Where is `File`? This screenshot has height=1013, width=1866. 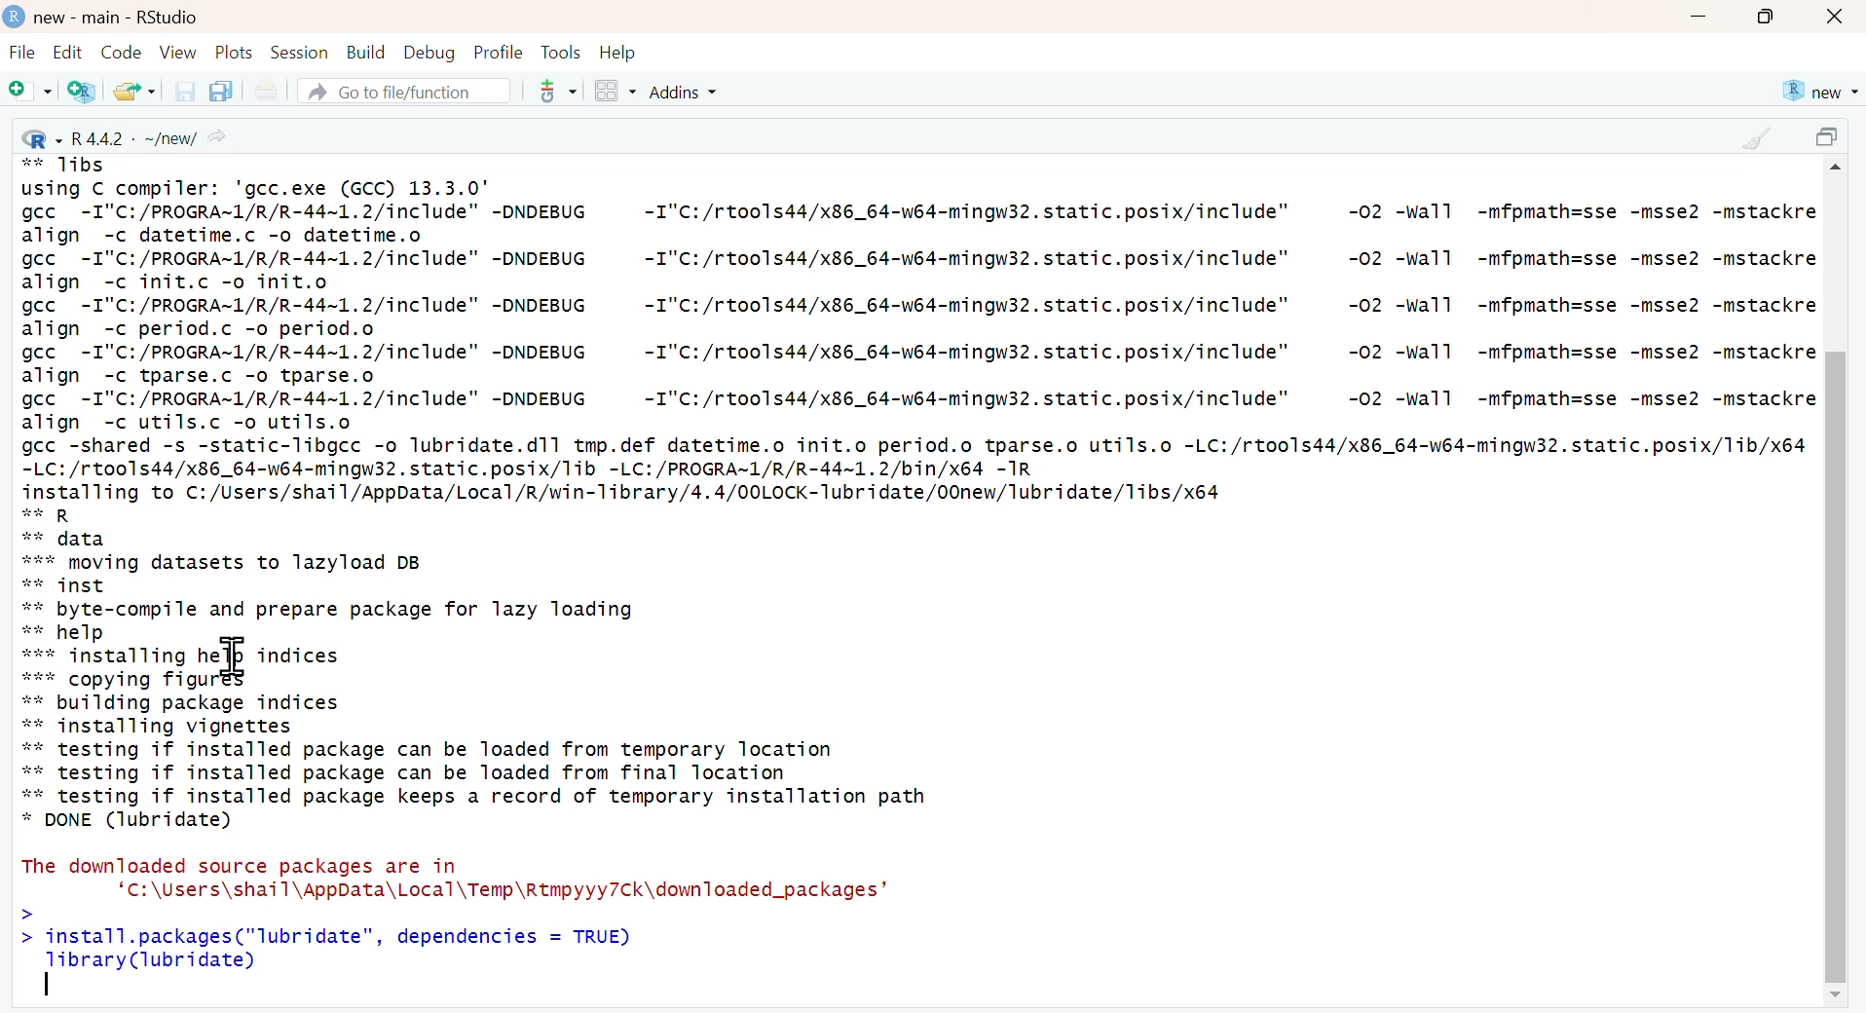 File is located at coordinates (22, 55).